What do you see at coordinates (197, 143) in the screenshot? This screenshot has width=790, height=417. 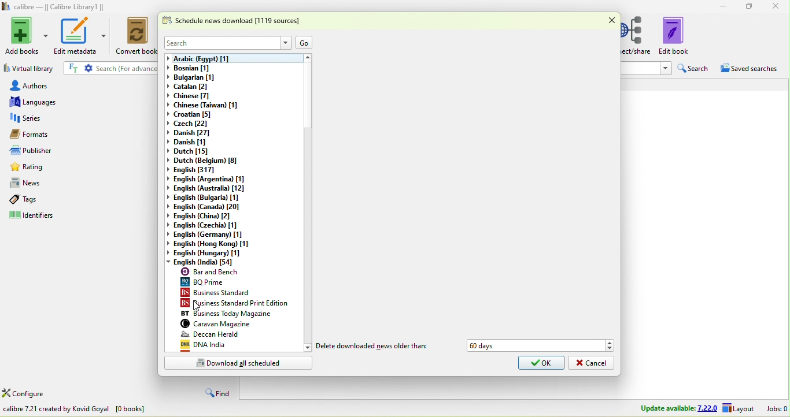 I see `danish[1]` at bounding box center [197, 143].